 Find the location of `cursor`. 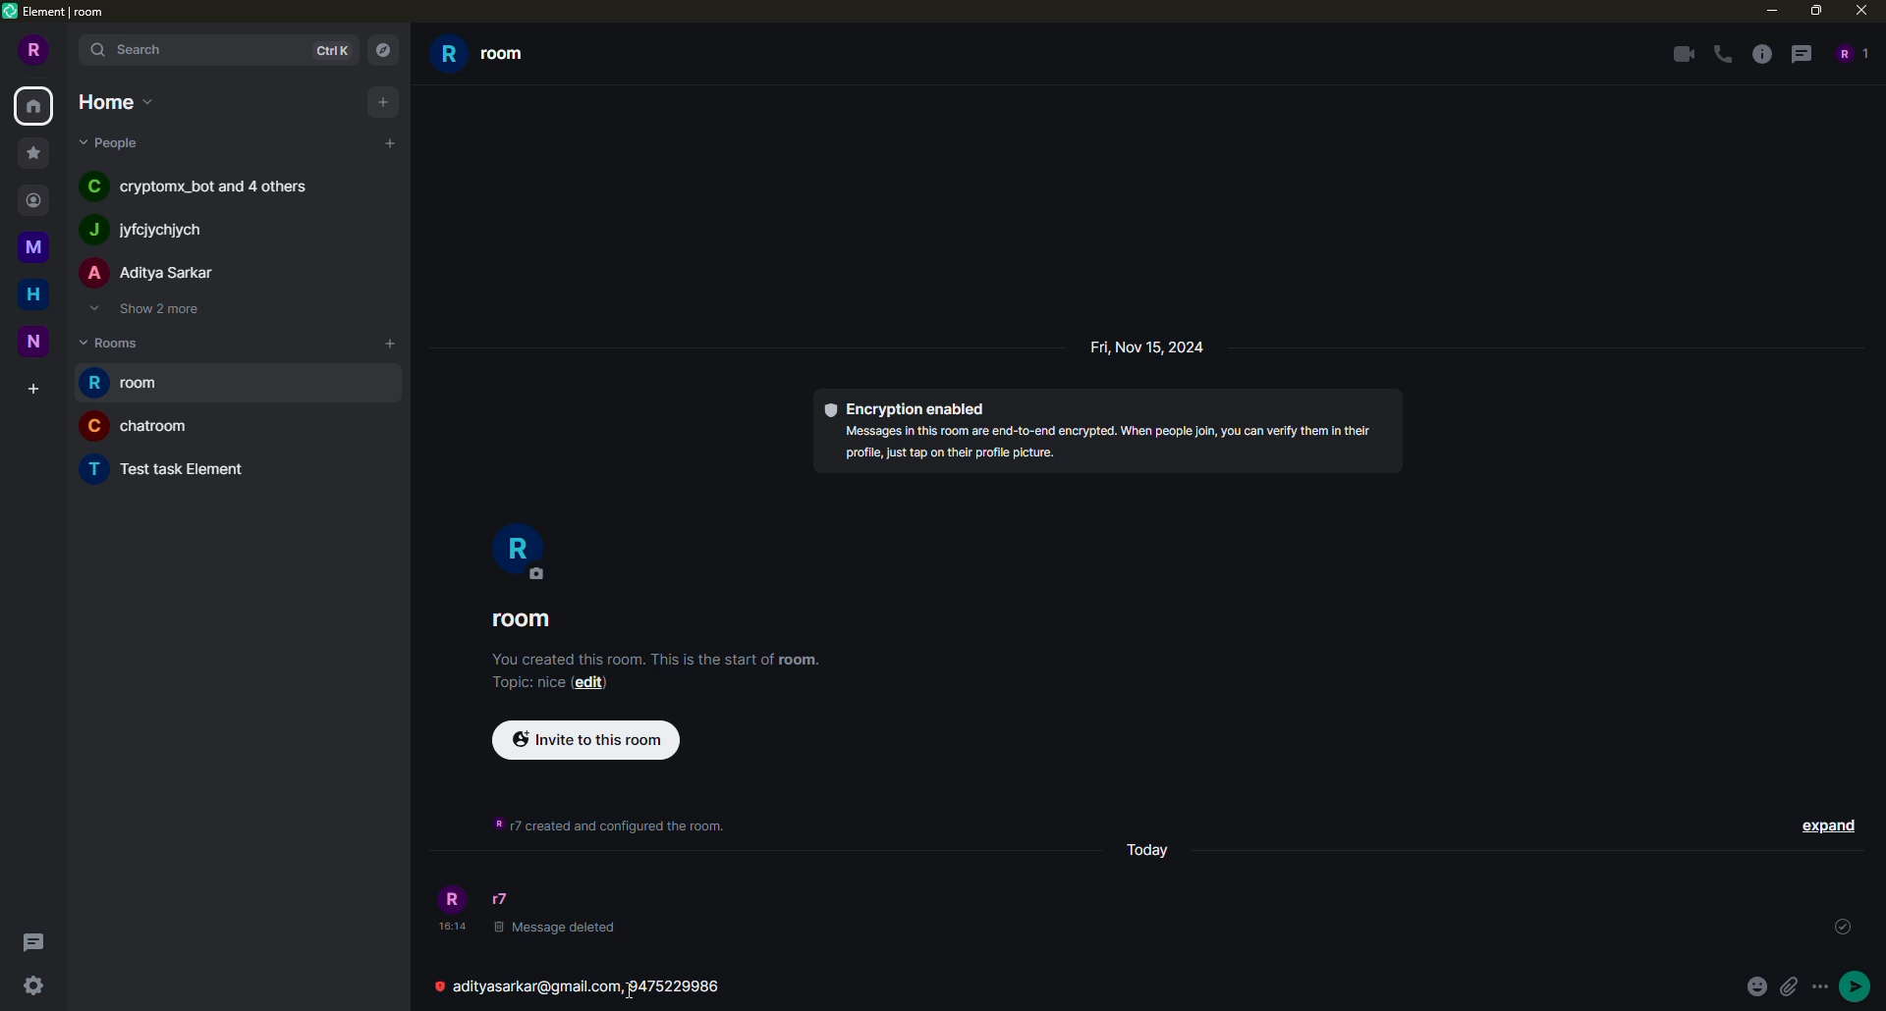

cursor is located at coordinates (632, 988).